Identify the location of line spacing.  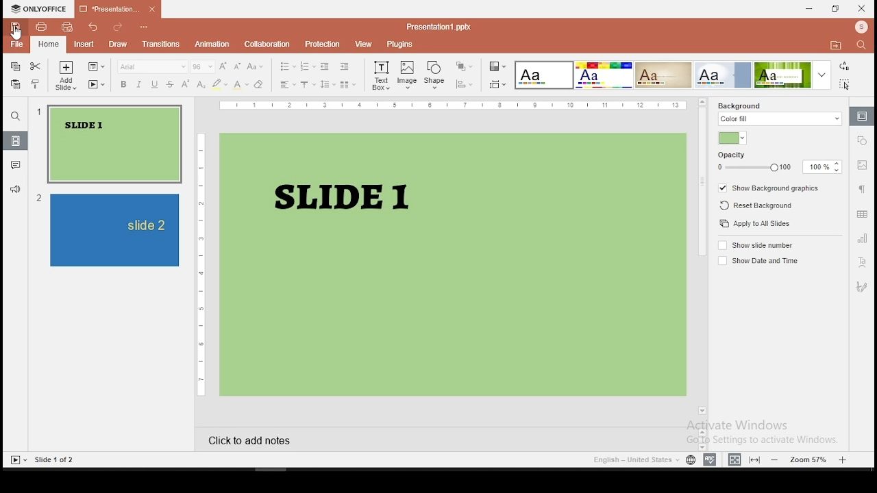
(328, 84).